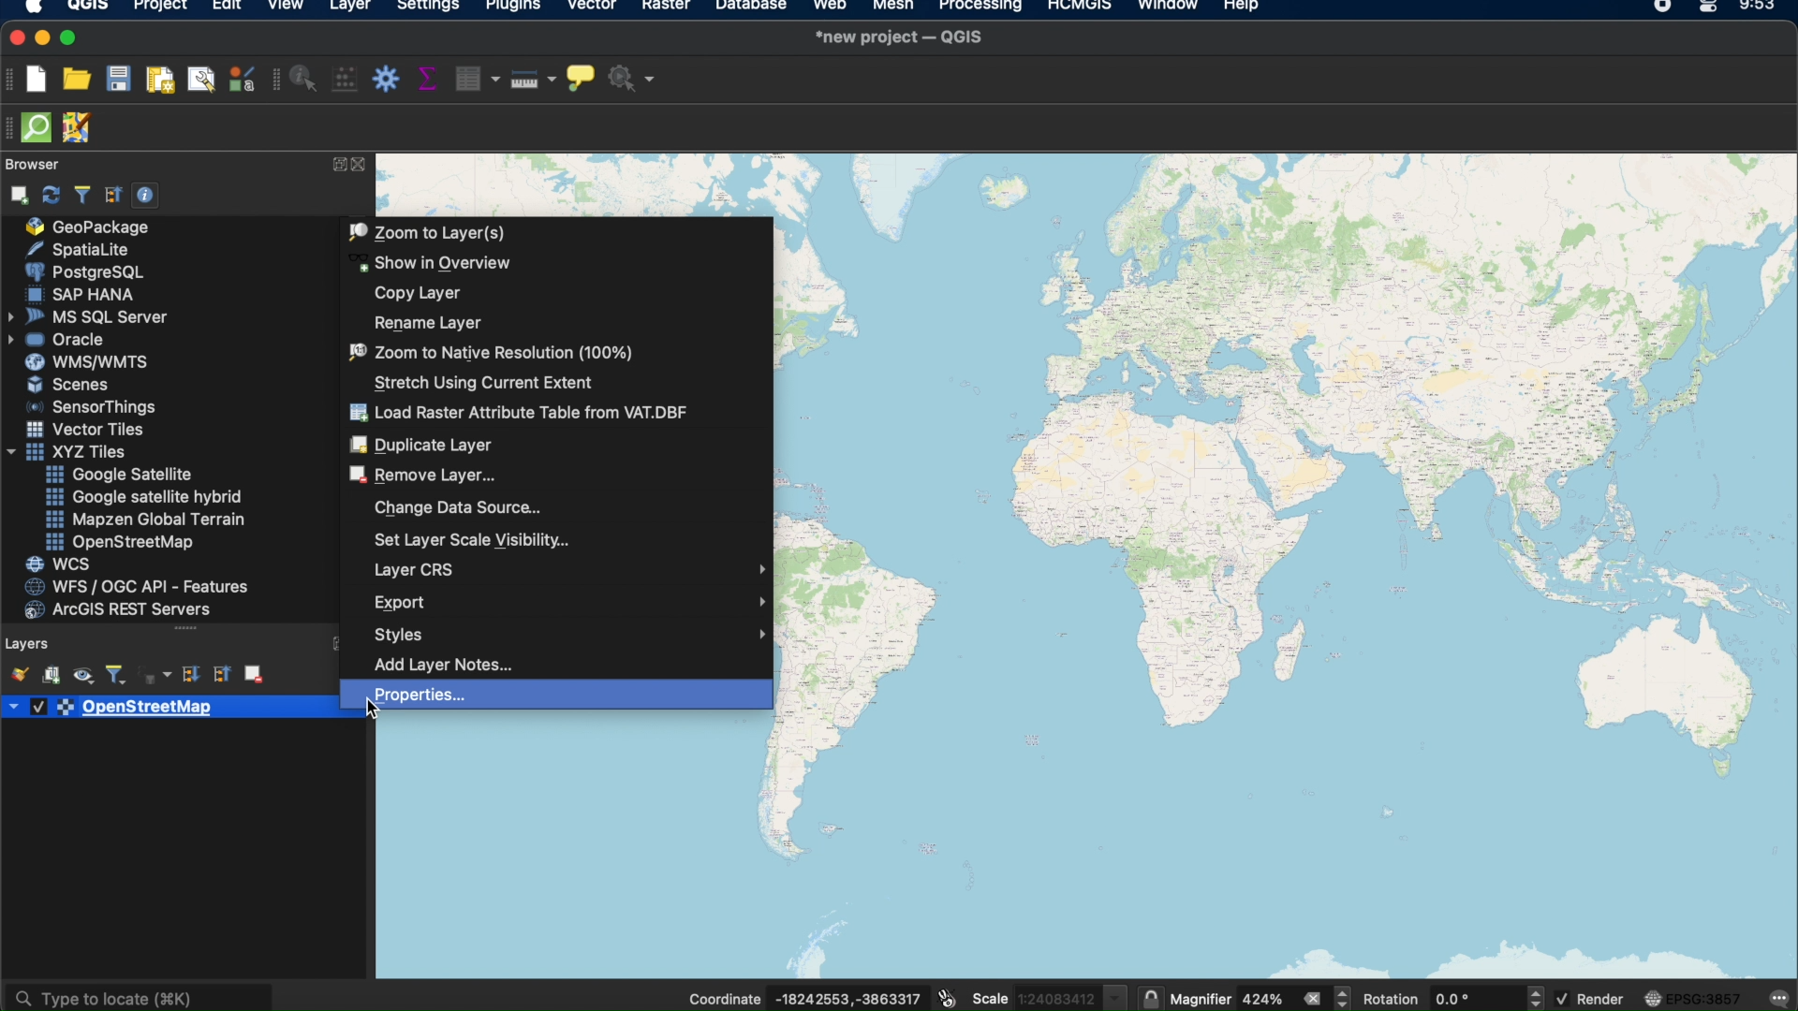 The image size is (1798, 1011). Describe the element at coordinates (418, 696) in the screenshot. I see `properties` at that location.